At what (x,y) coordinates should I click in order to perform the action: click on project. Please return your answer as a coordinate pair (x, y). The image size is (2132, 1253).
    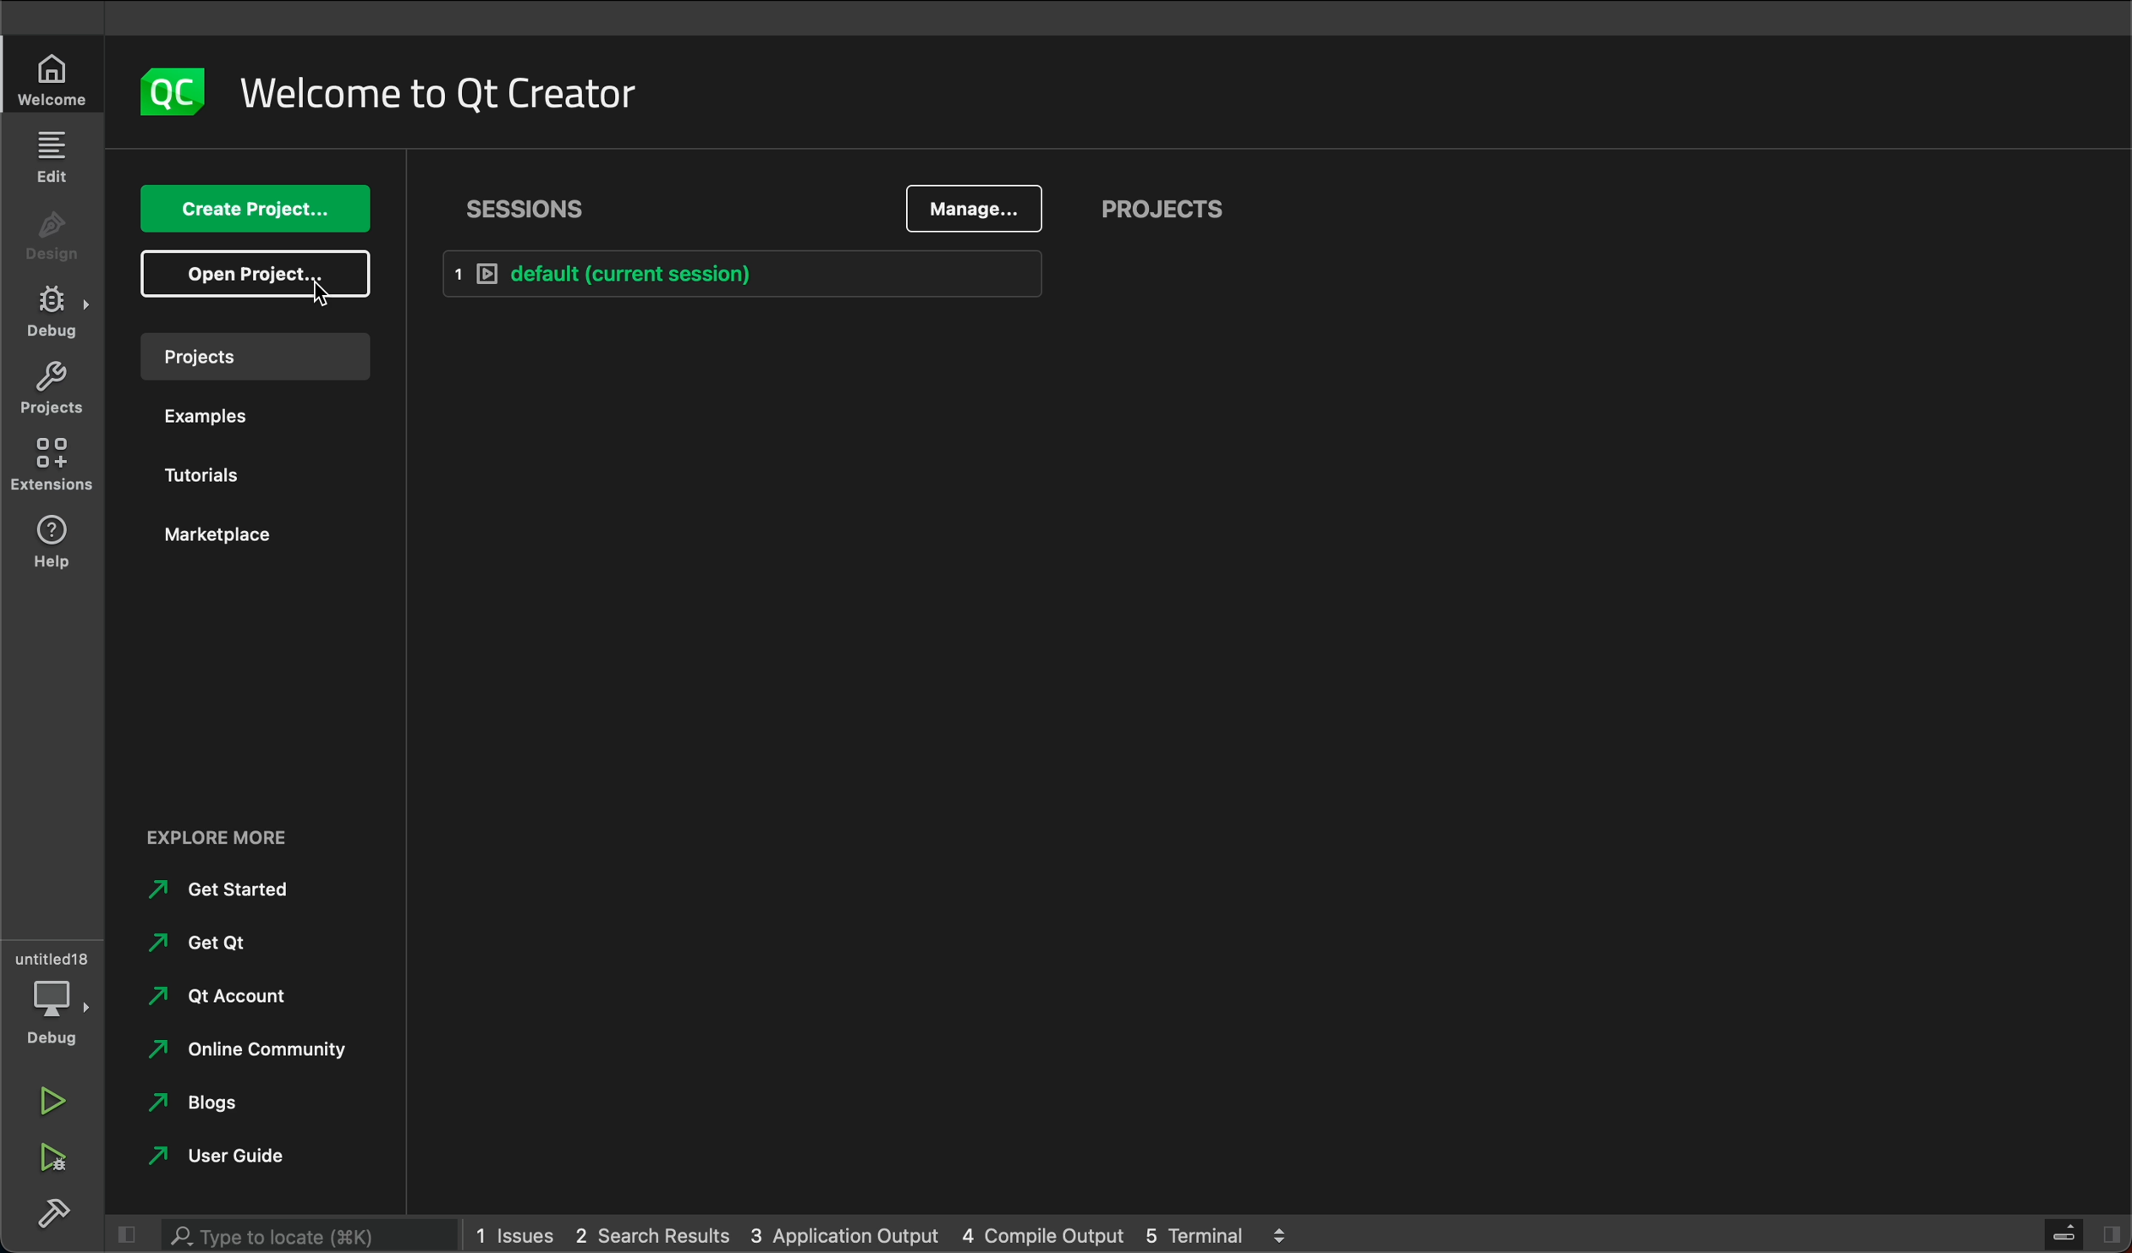
    Looking at the image, I should click on (264, 358).